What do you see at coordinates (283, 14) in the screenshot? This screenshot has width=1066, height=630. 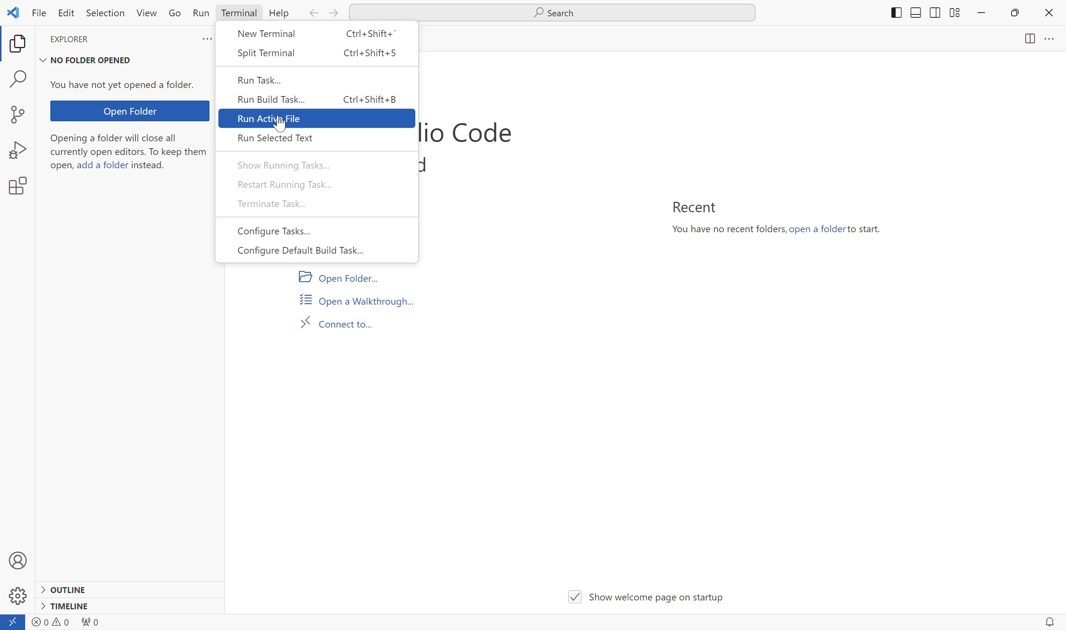 I see `Help` at bounding box center [283, 14].